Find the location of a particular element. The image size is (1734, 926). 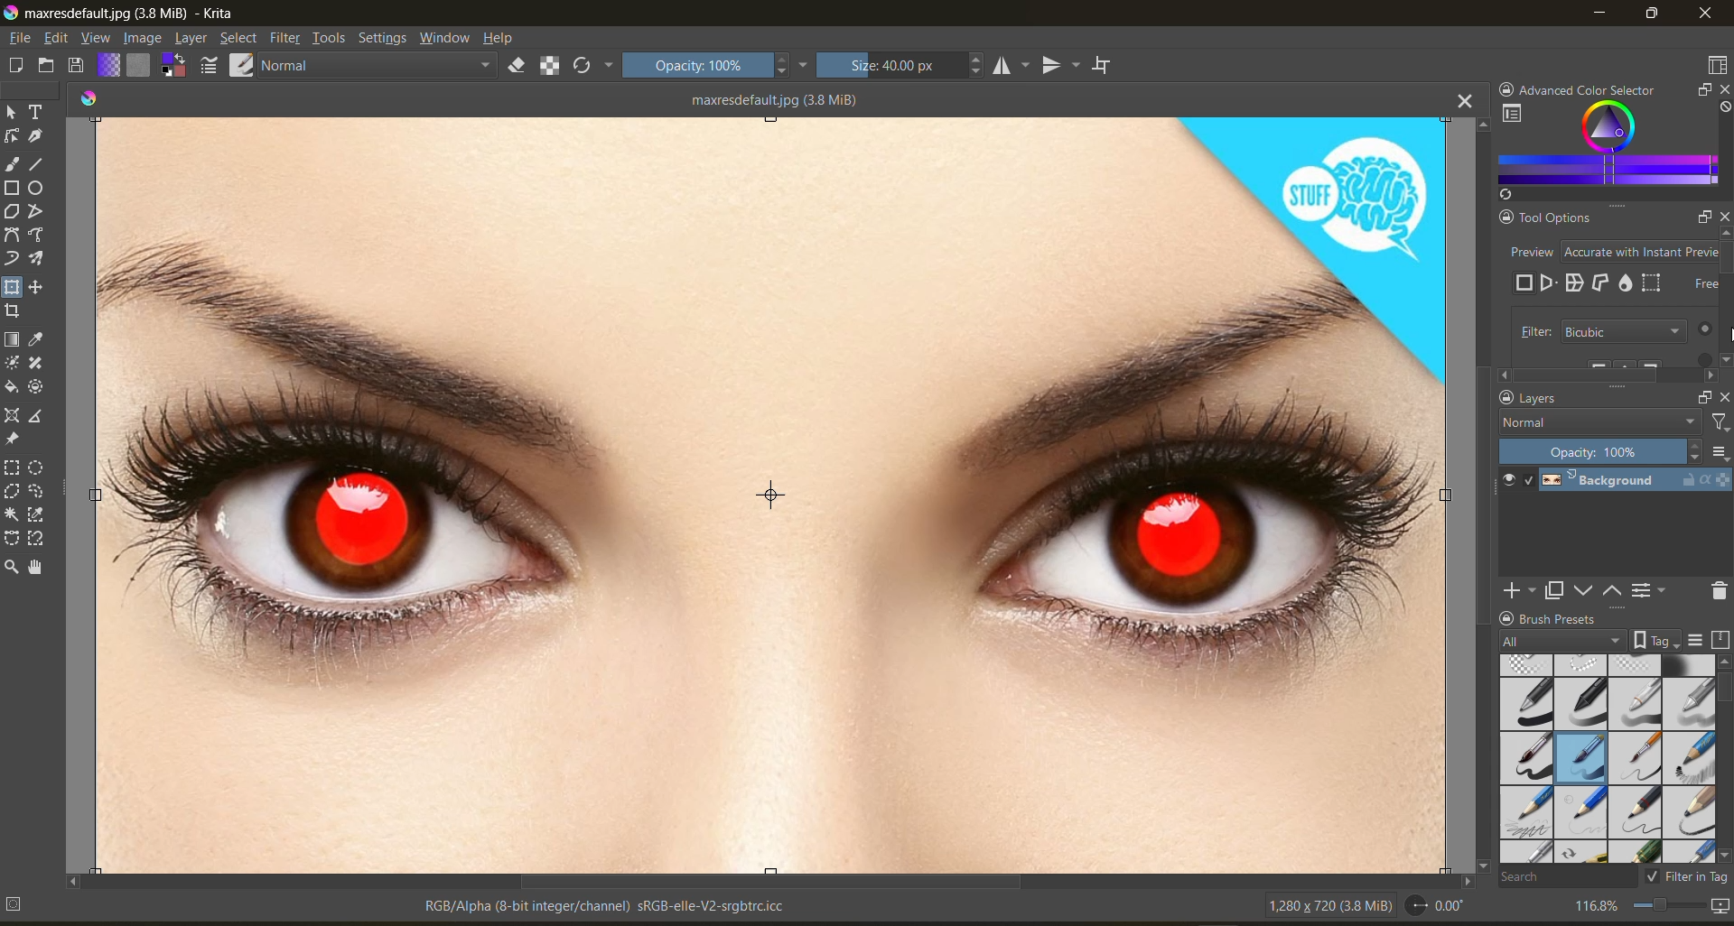

Layers is located at coordinates (1573, 399).